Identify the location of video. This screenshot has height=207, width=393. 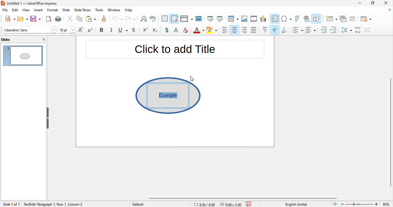
(254, 19).